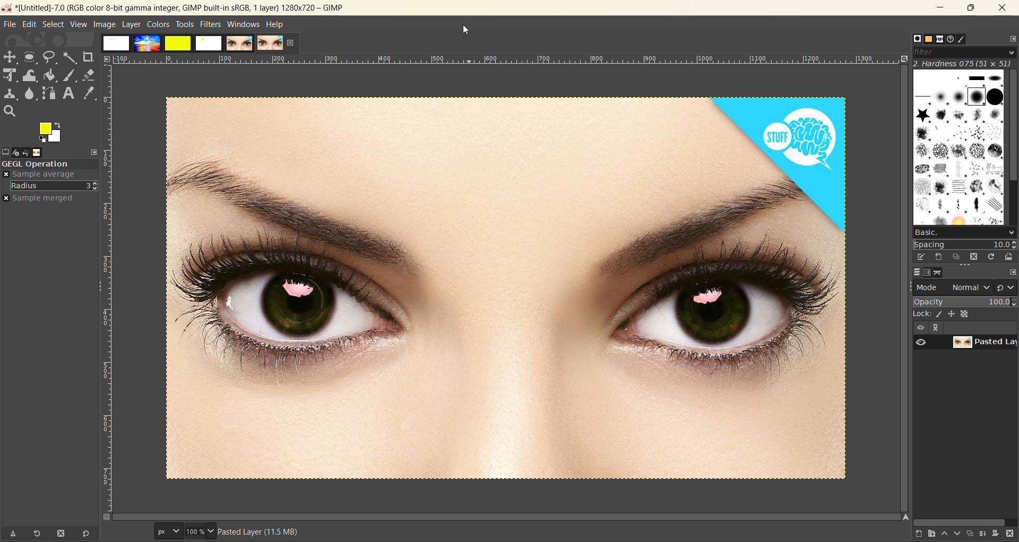 This screenshot has width=1019, height=542. What do you see at coordinates (53, 24) in the screenshot?
I see `select` at bounding box center [53, 24].